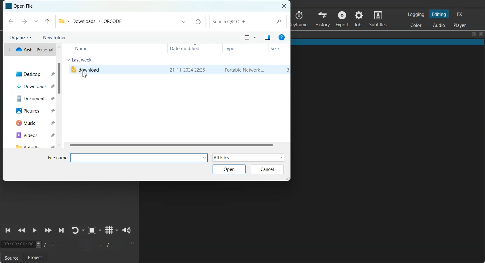 The image size is (485, 263). I want to click on Recording time, so click(79, 244).